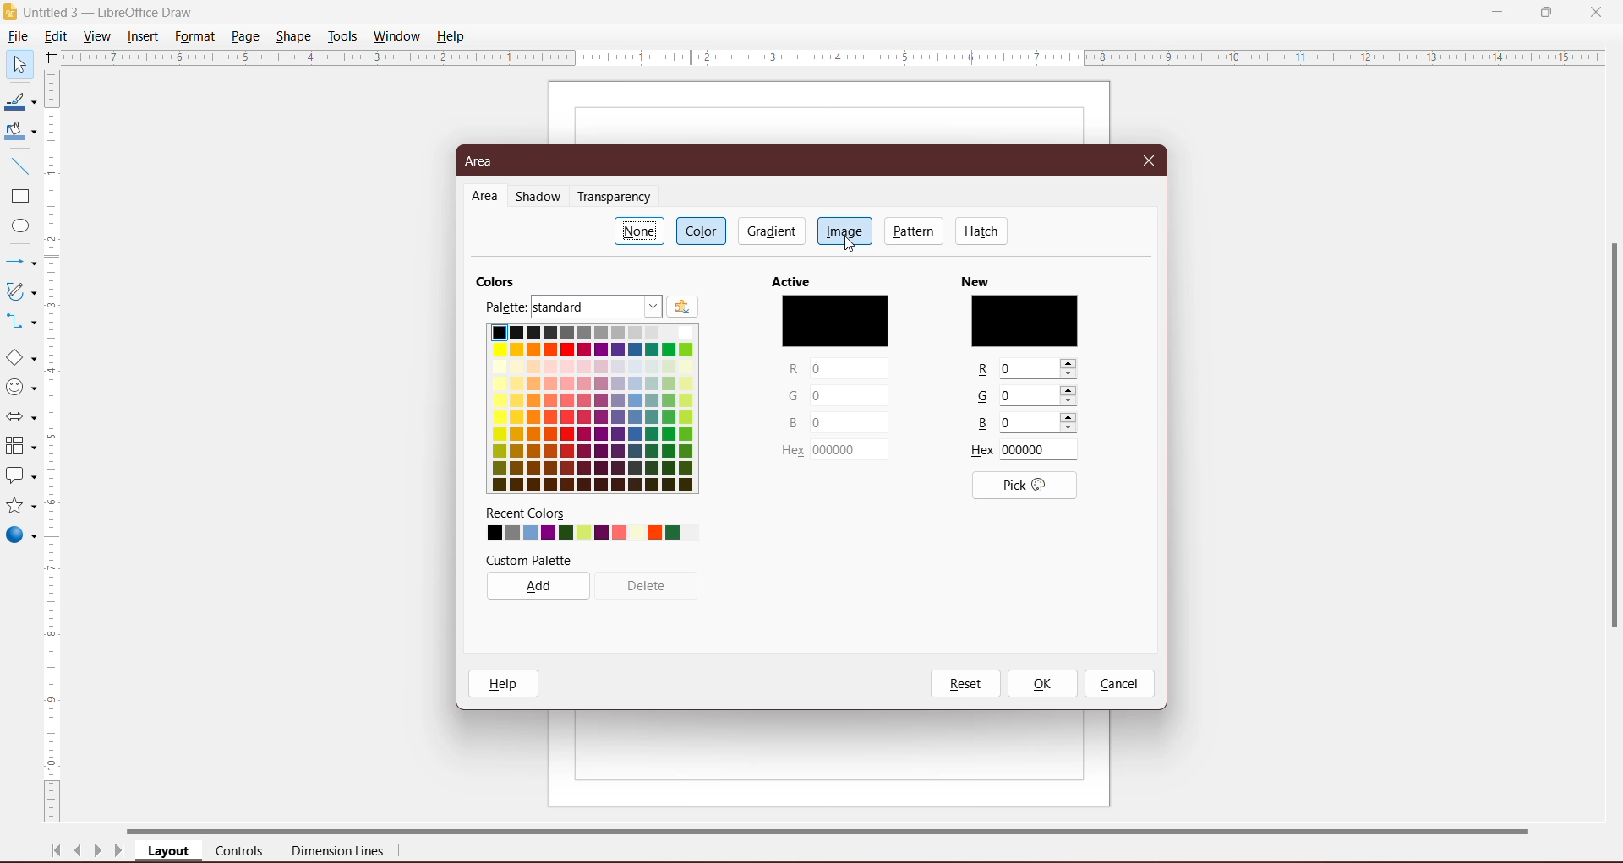 The width and height of the screenshot is (1623, 863). I want to click on Lines and Arrows, so click(19, 263).